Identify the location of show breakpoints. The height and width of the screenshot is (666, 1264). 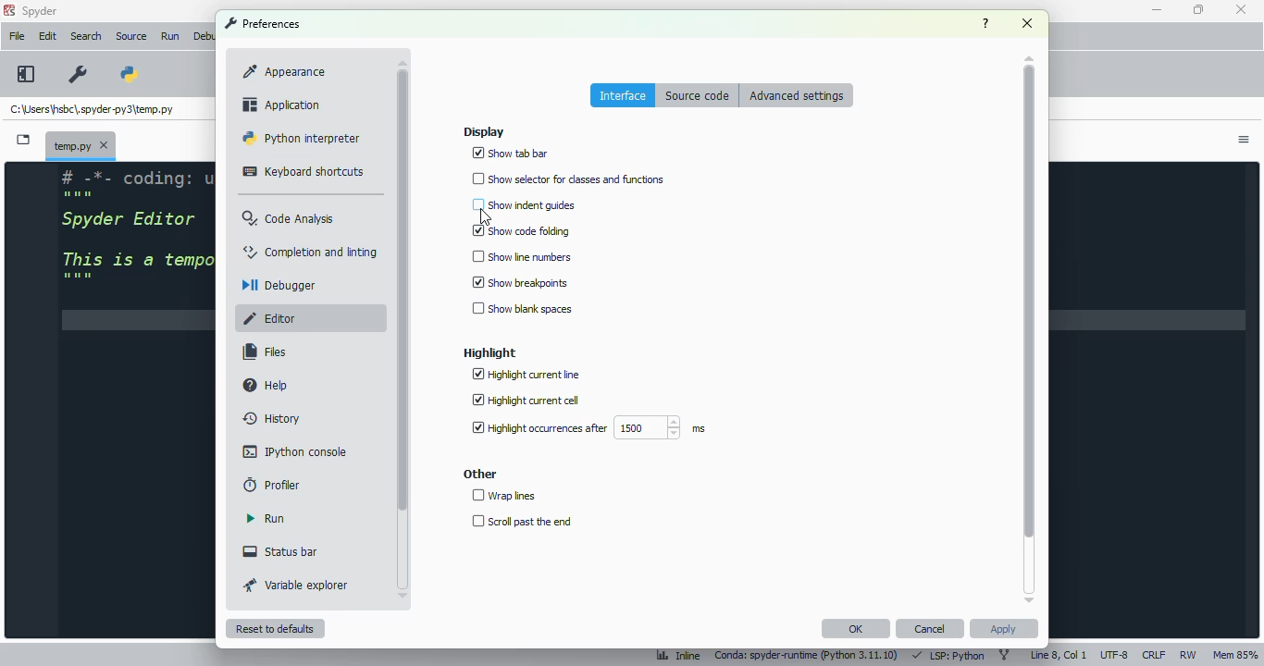
(519, 282).